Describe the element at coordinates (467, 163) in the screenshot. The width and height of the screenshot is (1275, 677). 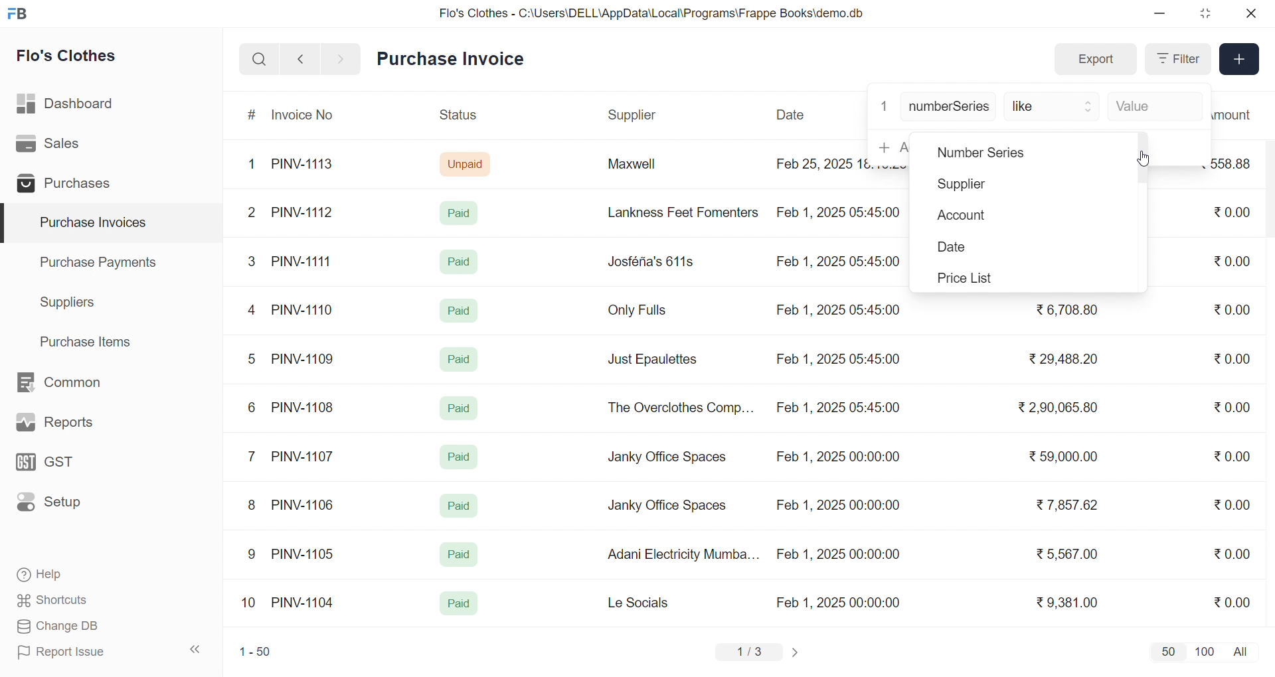
I see `Unpaid` at that location.